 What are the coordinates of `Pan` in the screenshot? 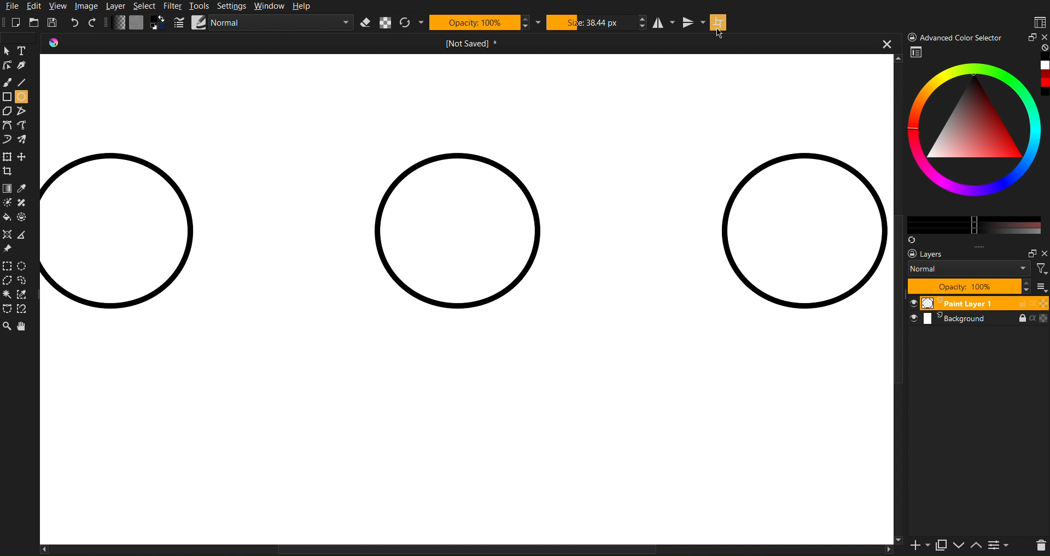 It's located at (27, 326).